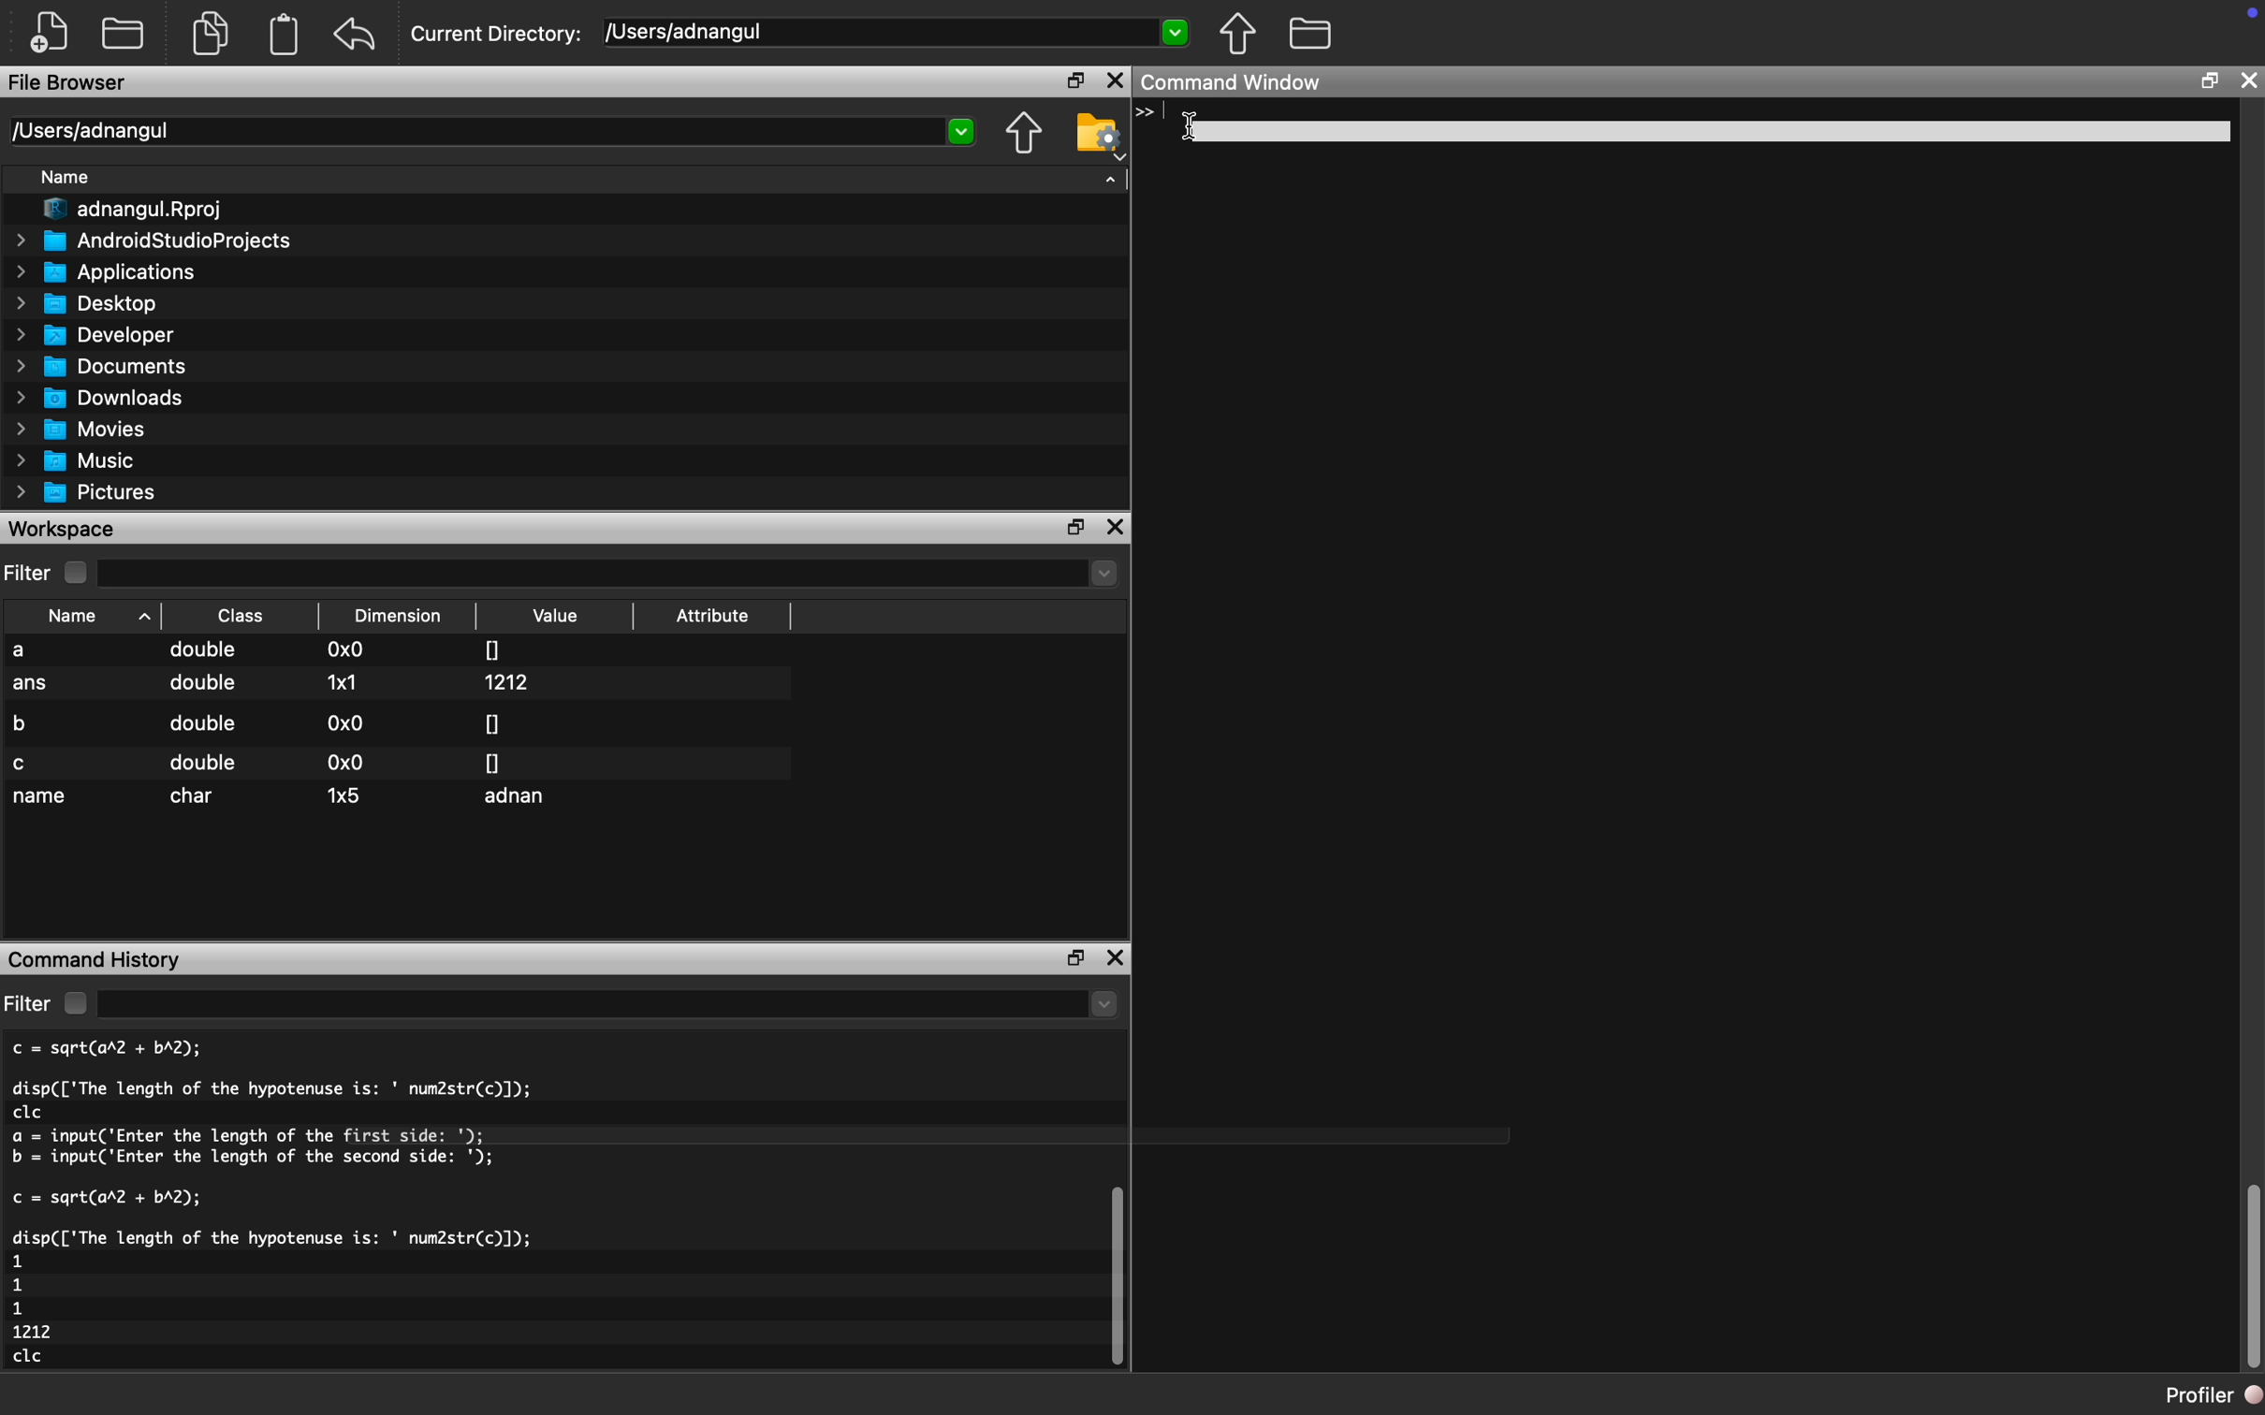 The height and width of the screenshot is (1415, 2265). Describe the element at coordinates (42, 798) in the screenshot. I see `name` at that location.